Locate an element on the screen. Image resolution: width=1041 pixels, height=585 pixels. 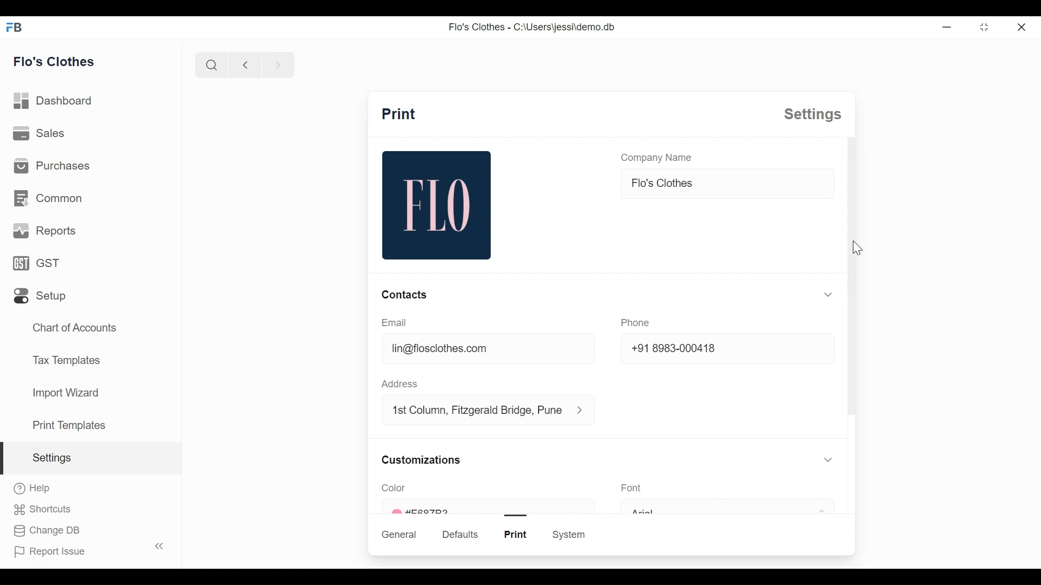
phone is located at coordinates (635, 323).